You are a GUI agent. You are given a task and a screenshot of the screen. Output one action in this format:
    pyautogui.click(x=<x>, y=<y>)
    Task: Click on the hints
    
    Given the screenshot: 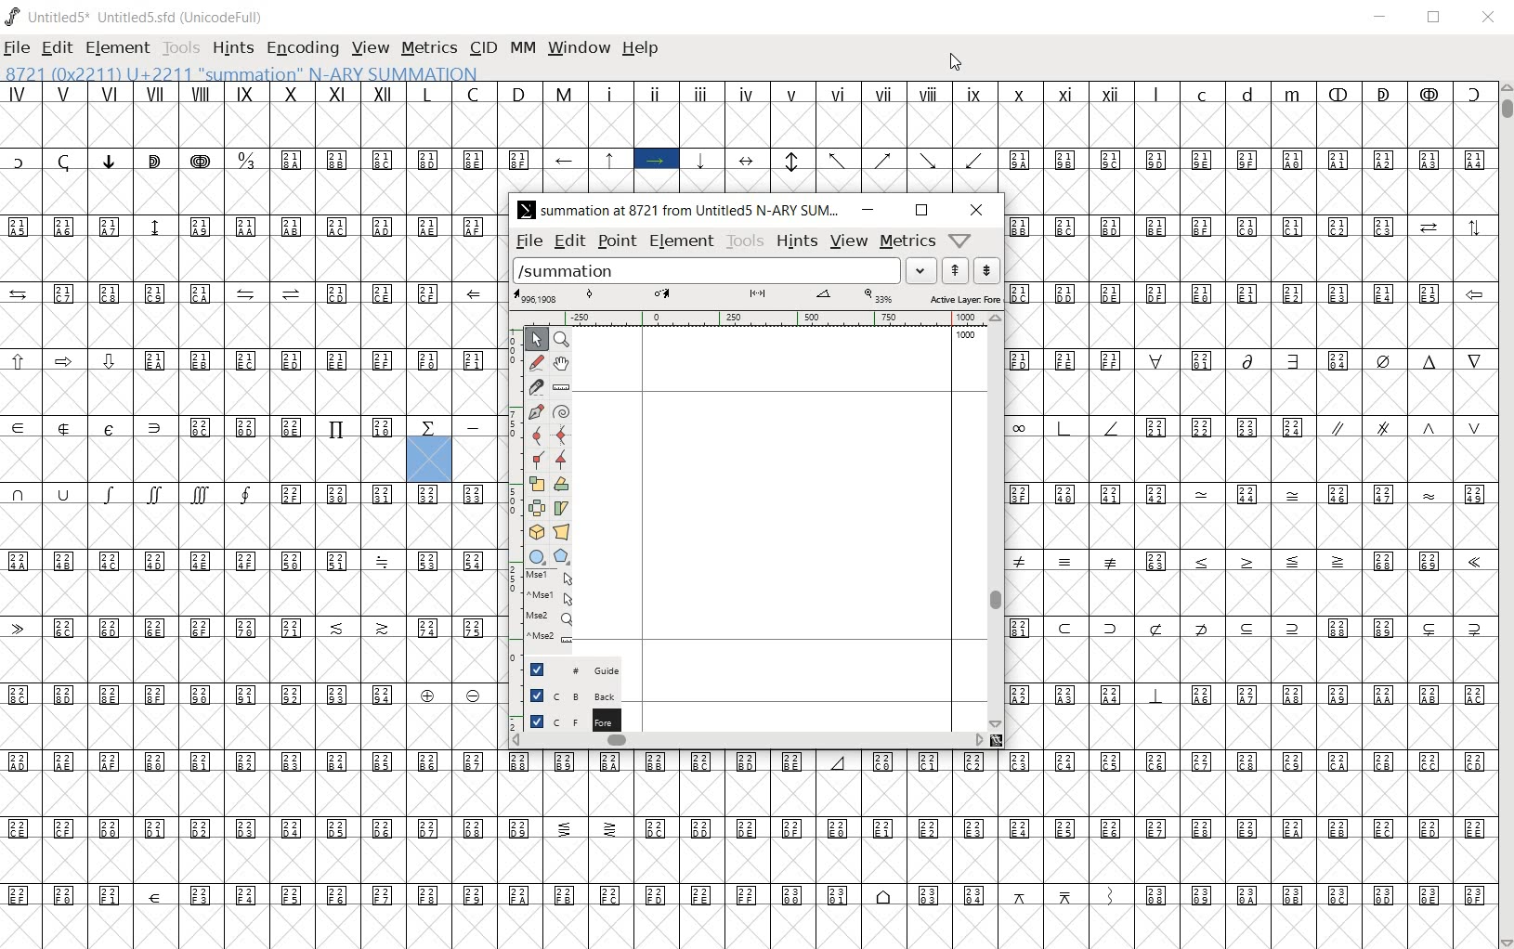 What is the action you would take?
    pyautogui.click(x=796, y=240)
    